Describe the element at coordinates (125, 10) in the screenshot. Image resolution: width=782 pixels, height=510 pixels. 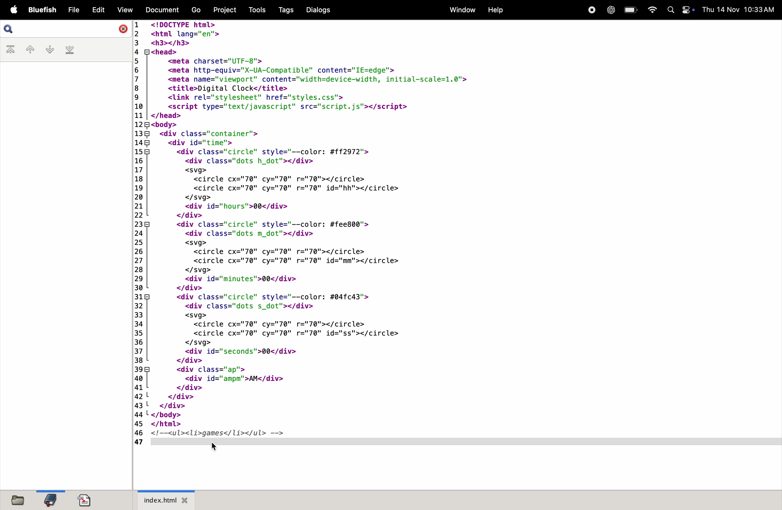
I see `View` at that location.